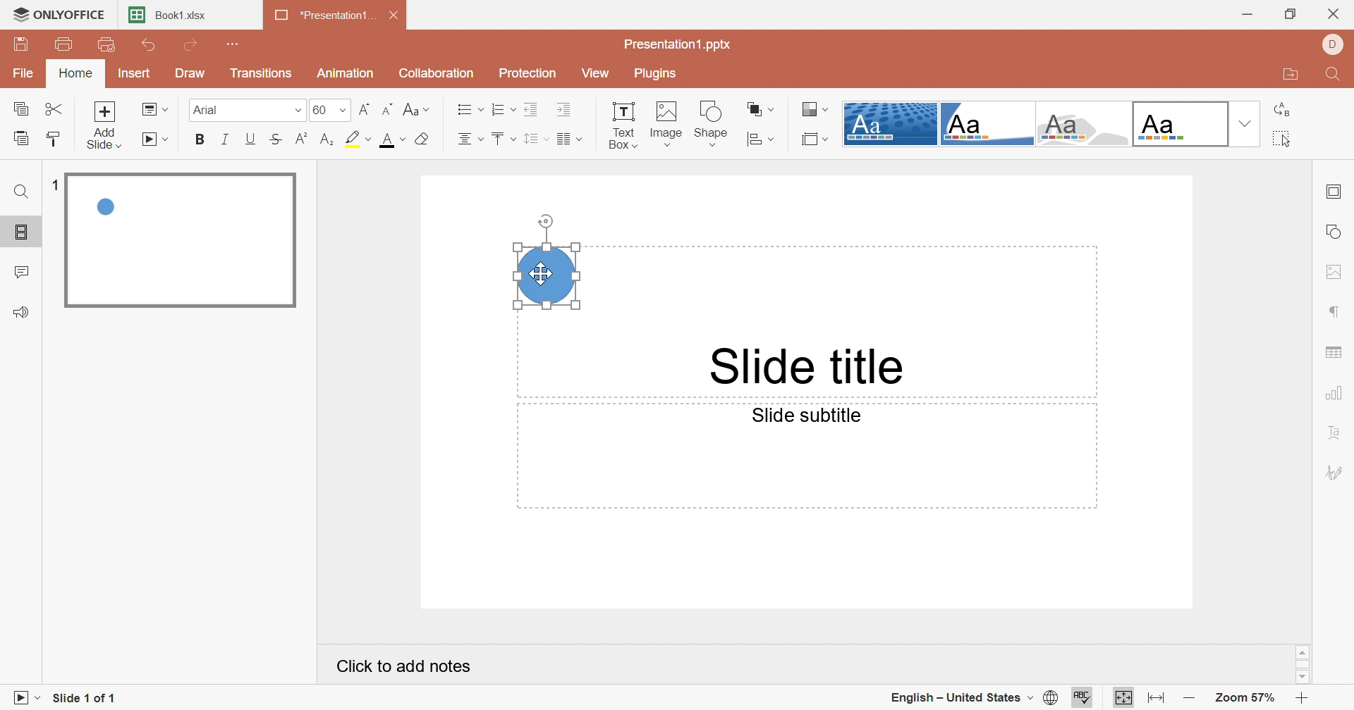  Describe the element at coordinates (202, 139) in the screenshot. I see `Bold` at that location.